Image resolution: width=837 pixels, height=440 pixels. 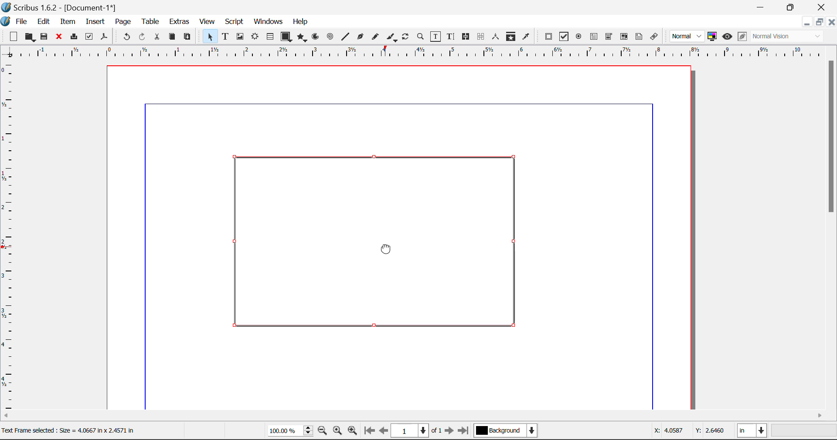 What do you see at coordinates (466, 37) in the screenshot?
I see `Link Frames` at bounding box center [466, 37].